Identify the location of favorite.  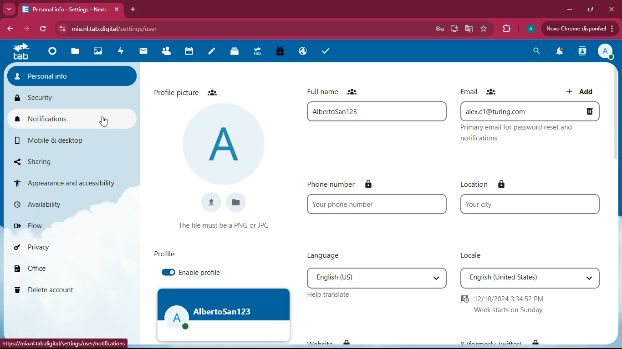
(484, 29).